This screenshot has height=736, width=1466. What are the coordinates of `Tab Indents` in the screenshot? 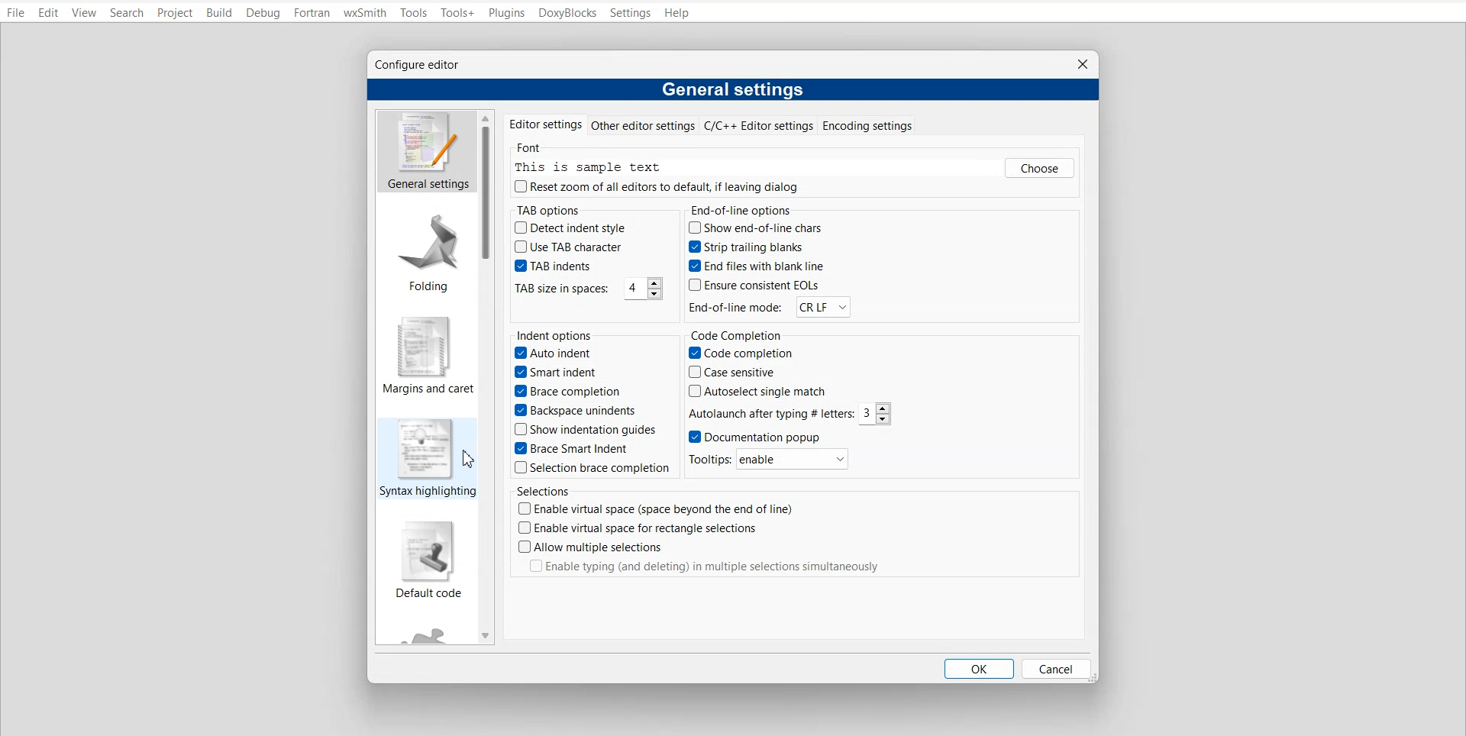 It's located at (554, 267).